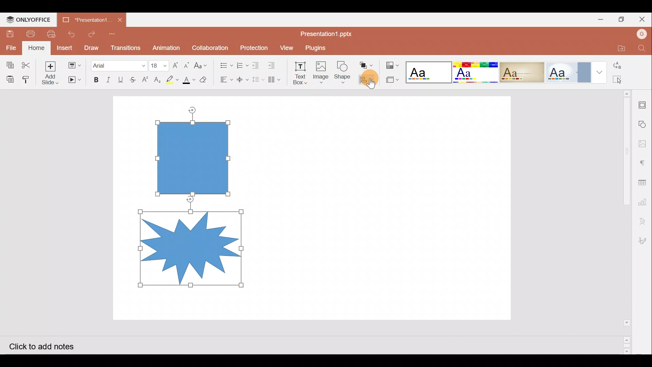 The width and height of the screenshot is (652, 367). I want to click on Close, so click(643, 19).